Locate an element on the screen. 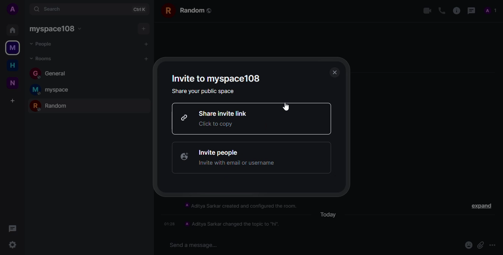  people is located at coordinates (47, 43).